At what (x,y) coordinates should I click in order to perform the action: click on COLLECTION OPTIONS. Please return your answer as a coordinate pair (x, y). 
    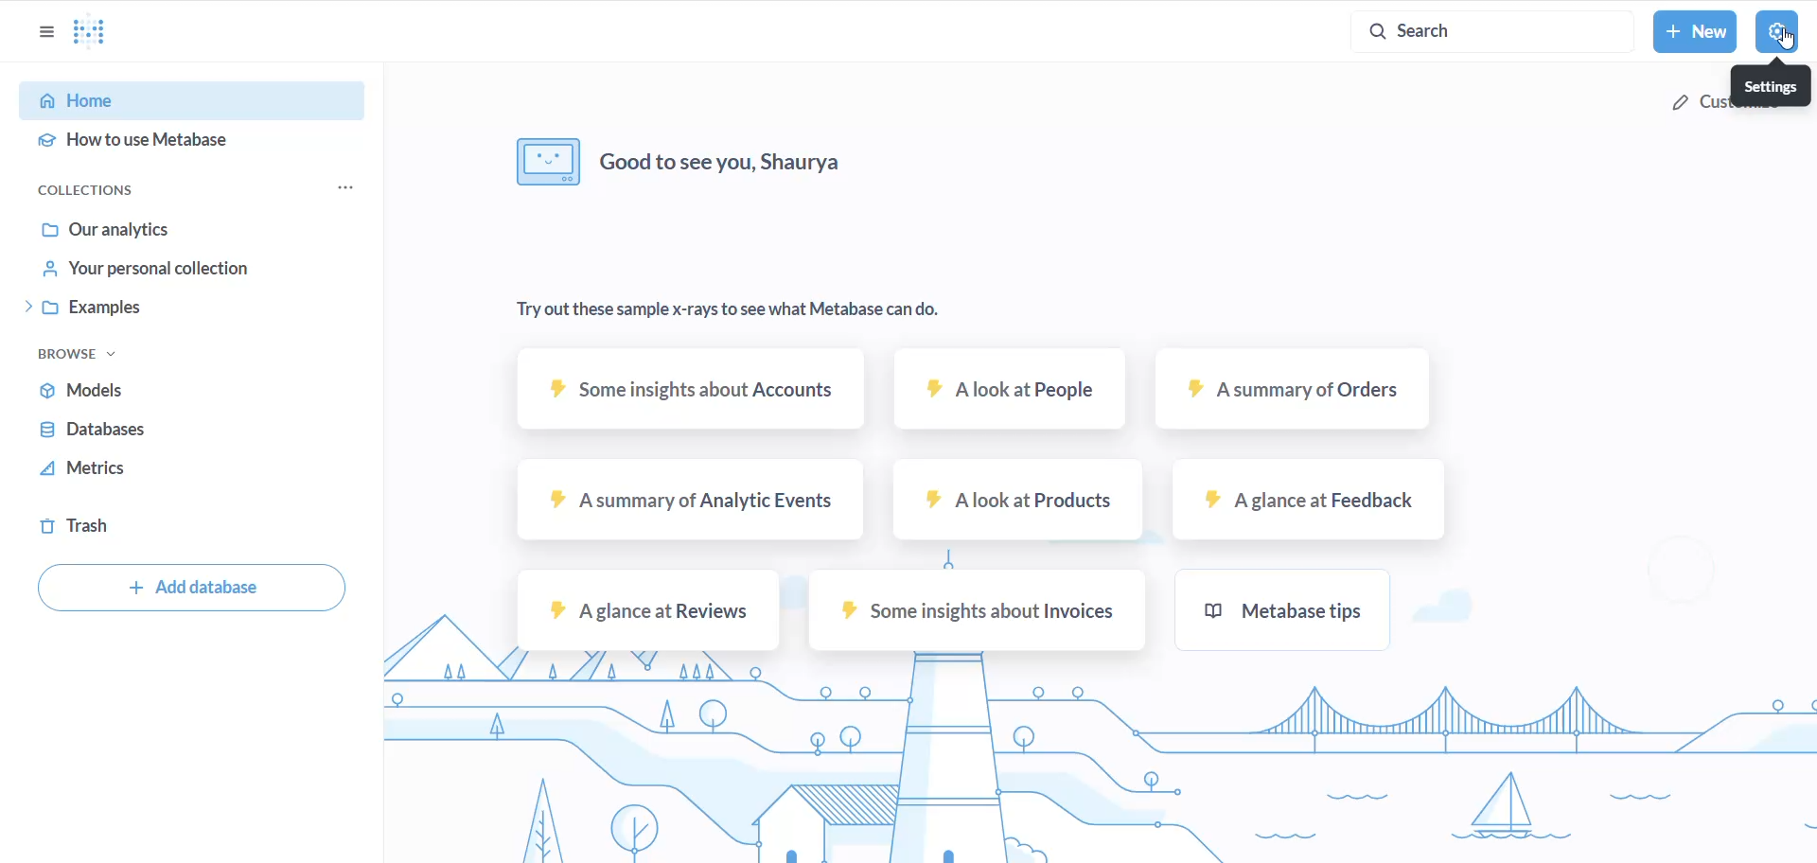
    Looking at the image, I should click on (349, 188).